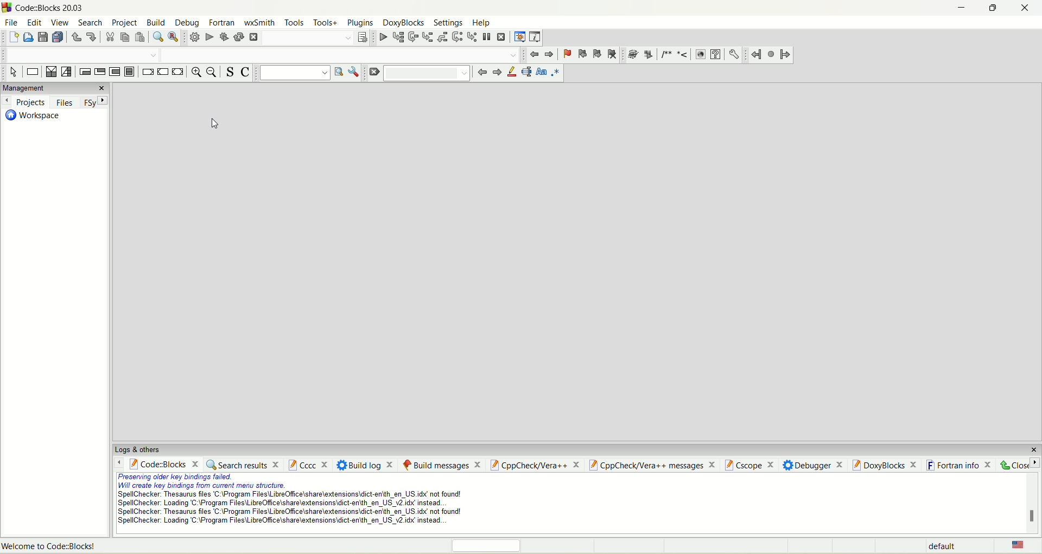 The height and width of the screenshot is (554, 1042). I want to click on wxSmith, so click(260, 22).